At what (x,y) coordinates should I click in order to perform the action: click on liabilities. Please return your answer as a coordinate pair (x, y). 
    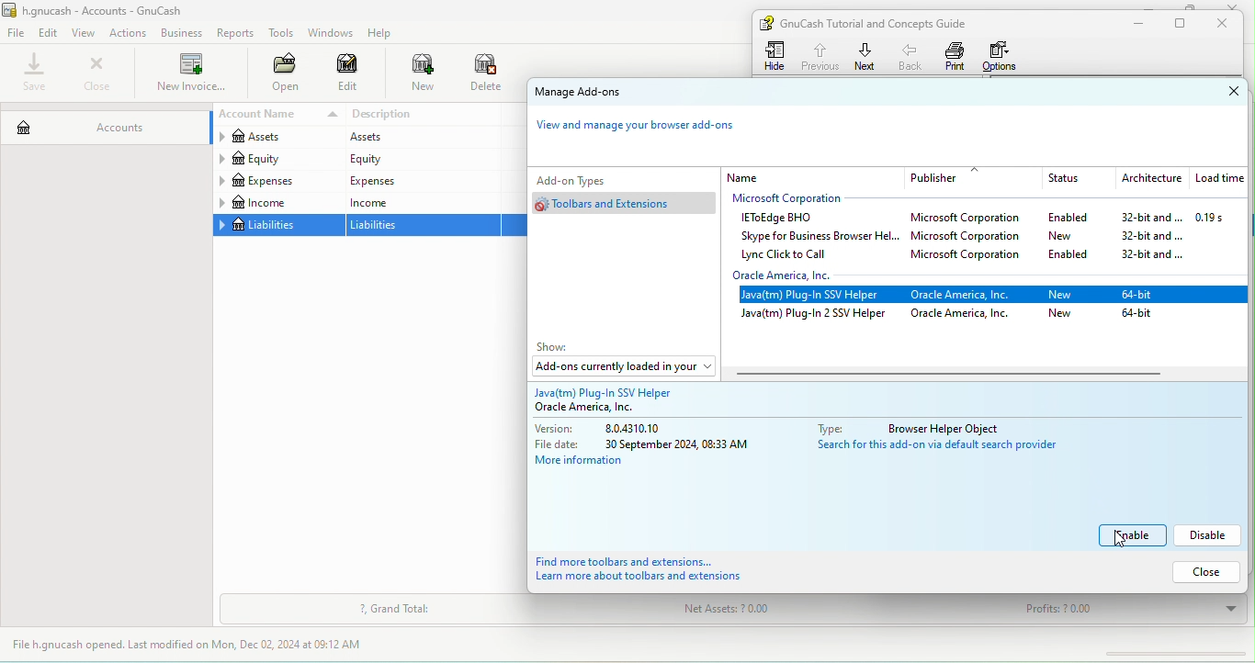
    Looking at the image, I should click on (277, 226).